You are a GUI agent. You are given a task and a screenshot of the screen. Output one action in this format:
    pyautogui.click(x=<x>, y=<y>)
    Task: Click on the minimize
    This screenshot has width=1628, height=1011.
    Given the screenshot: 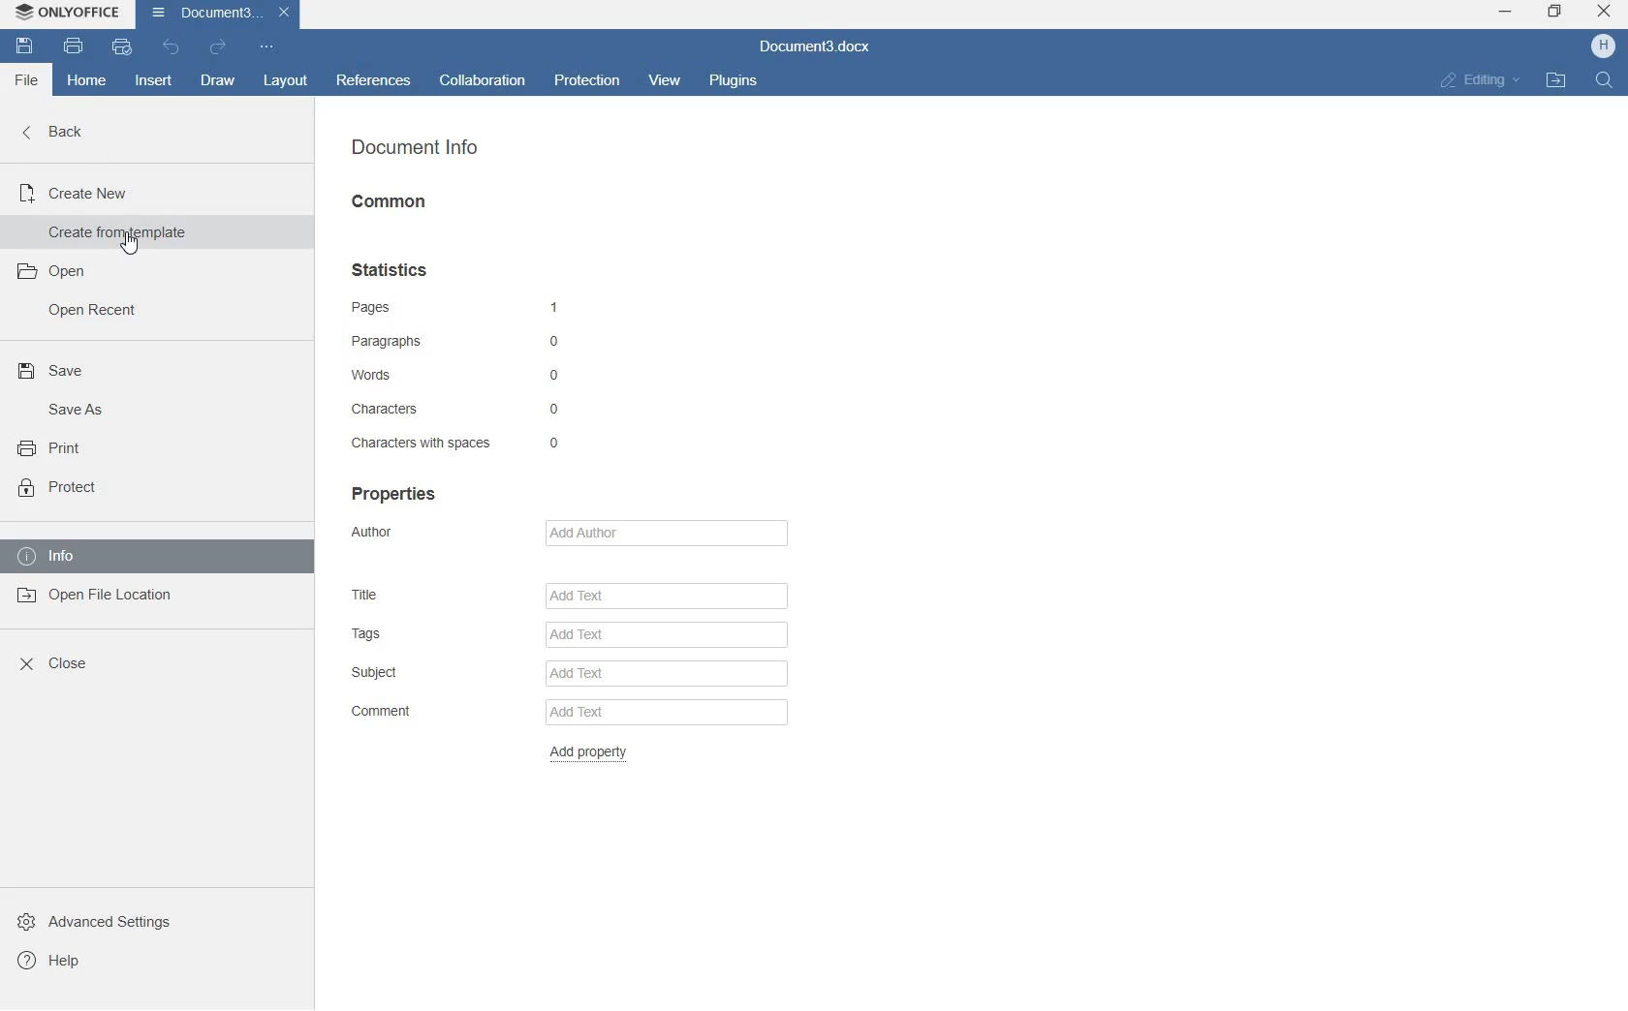 What is the action you would take?
    pyautogui.click(x=1503, y=10)
    